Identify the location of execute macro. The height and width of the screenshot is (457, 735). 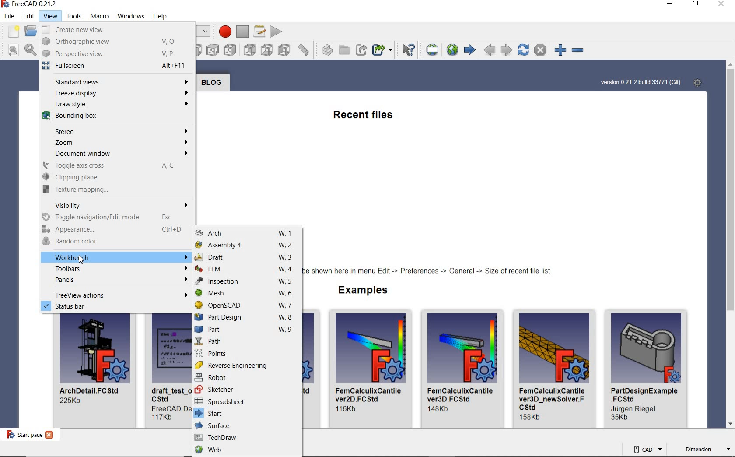
(276, 32).